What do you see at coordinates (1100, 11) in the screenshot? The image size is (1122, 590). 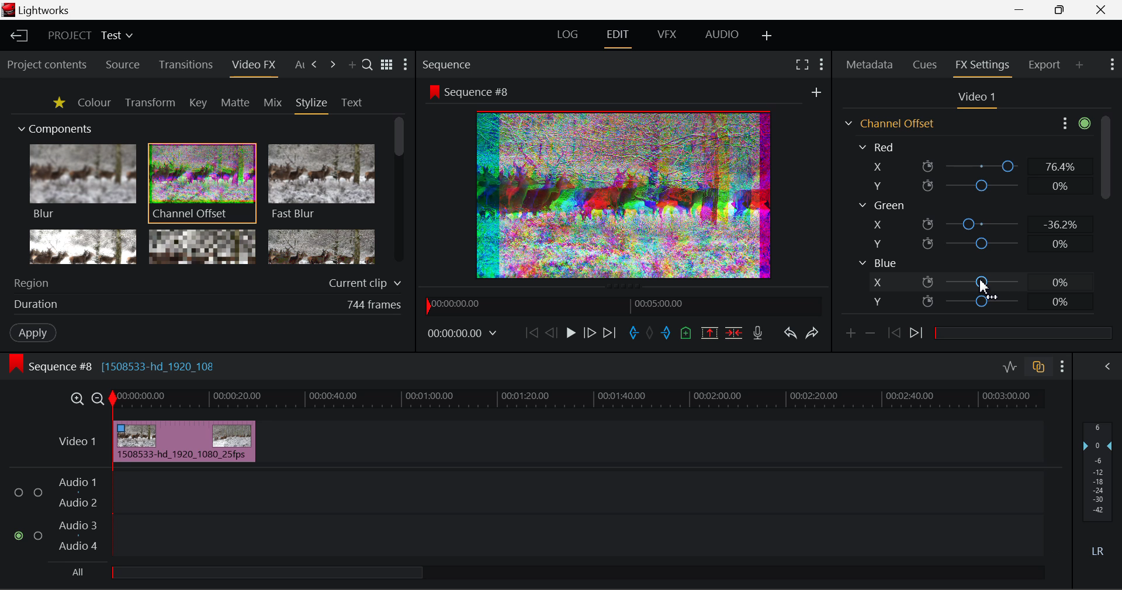 I see `Close` at bounding box center [1100, 11].